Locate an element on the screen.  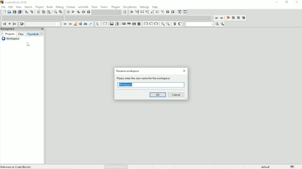
Build is located at coordinates (68, 12).